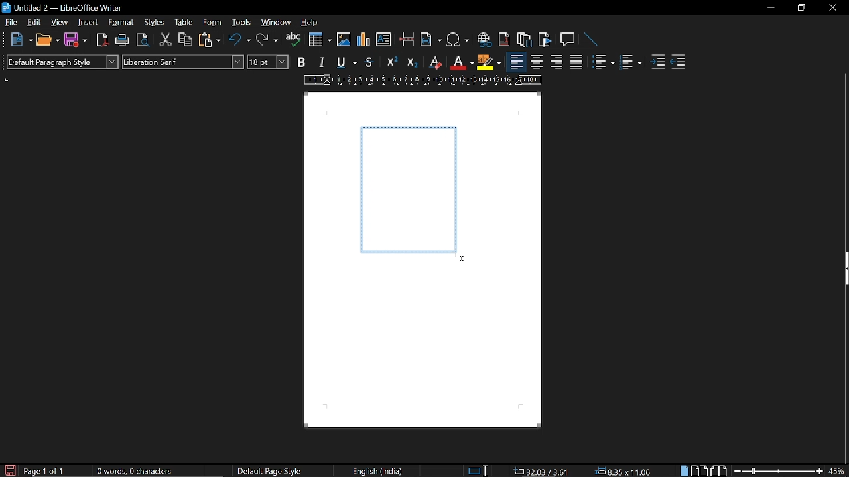 This screenshot has width=849, height=477. Describe the element at coordinates (364, 40) in the screenshot. I see `insert chart` at that location.